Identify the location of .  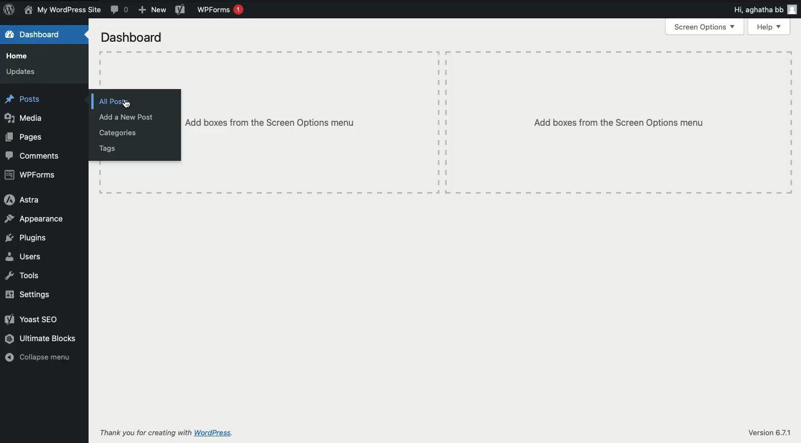
(310, 122).